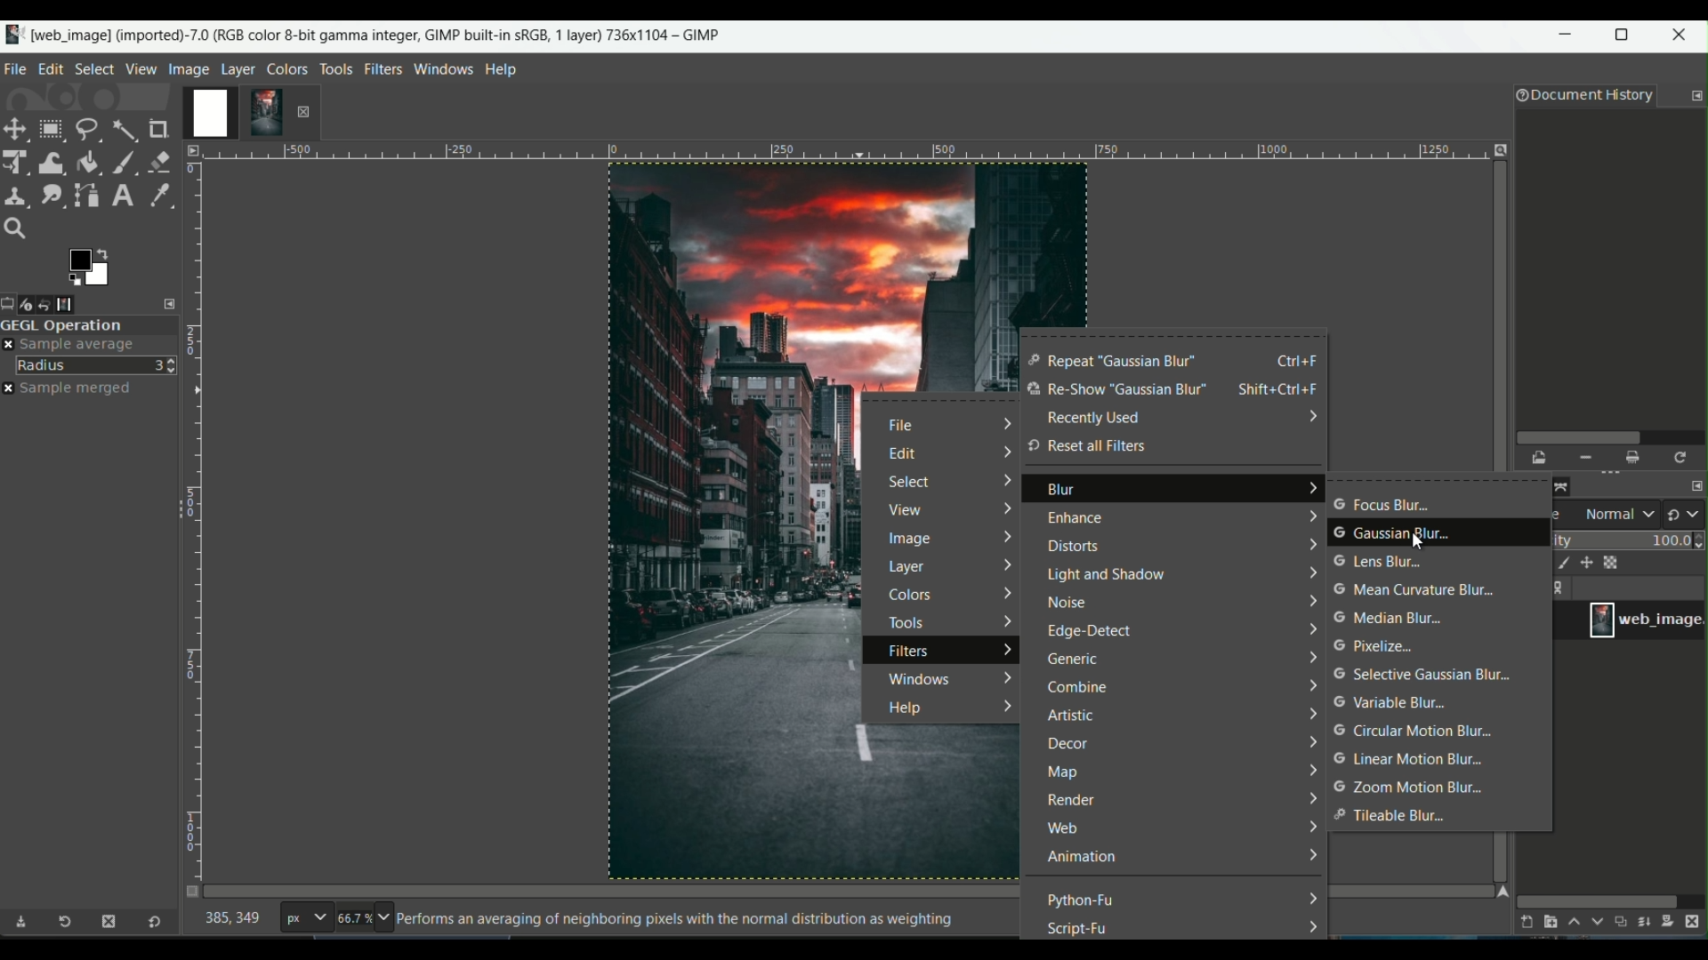 Image resolution: width=1708 pixels, height=960 pixels. Describe the element at coordinates (1299, 360) in the screenshot. I see `keyboard shortcut` at that location.